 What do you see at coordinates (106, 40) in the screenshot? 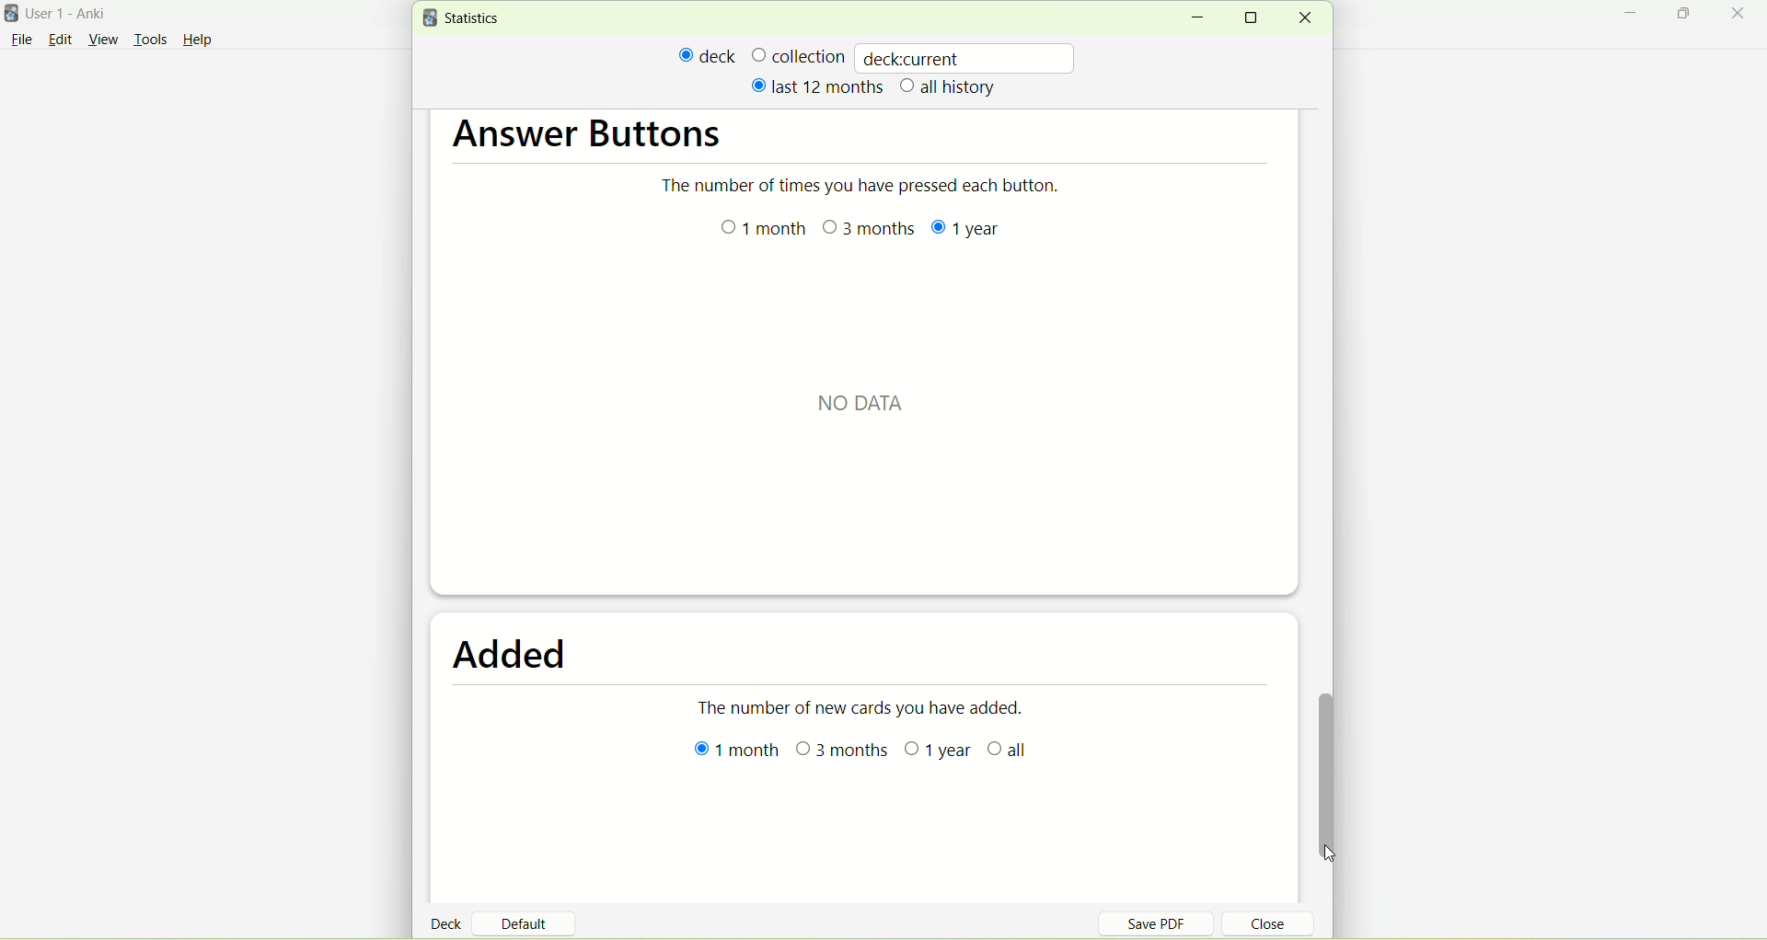
I see `view` at bounding box center [106, 40].